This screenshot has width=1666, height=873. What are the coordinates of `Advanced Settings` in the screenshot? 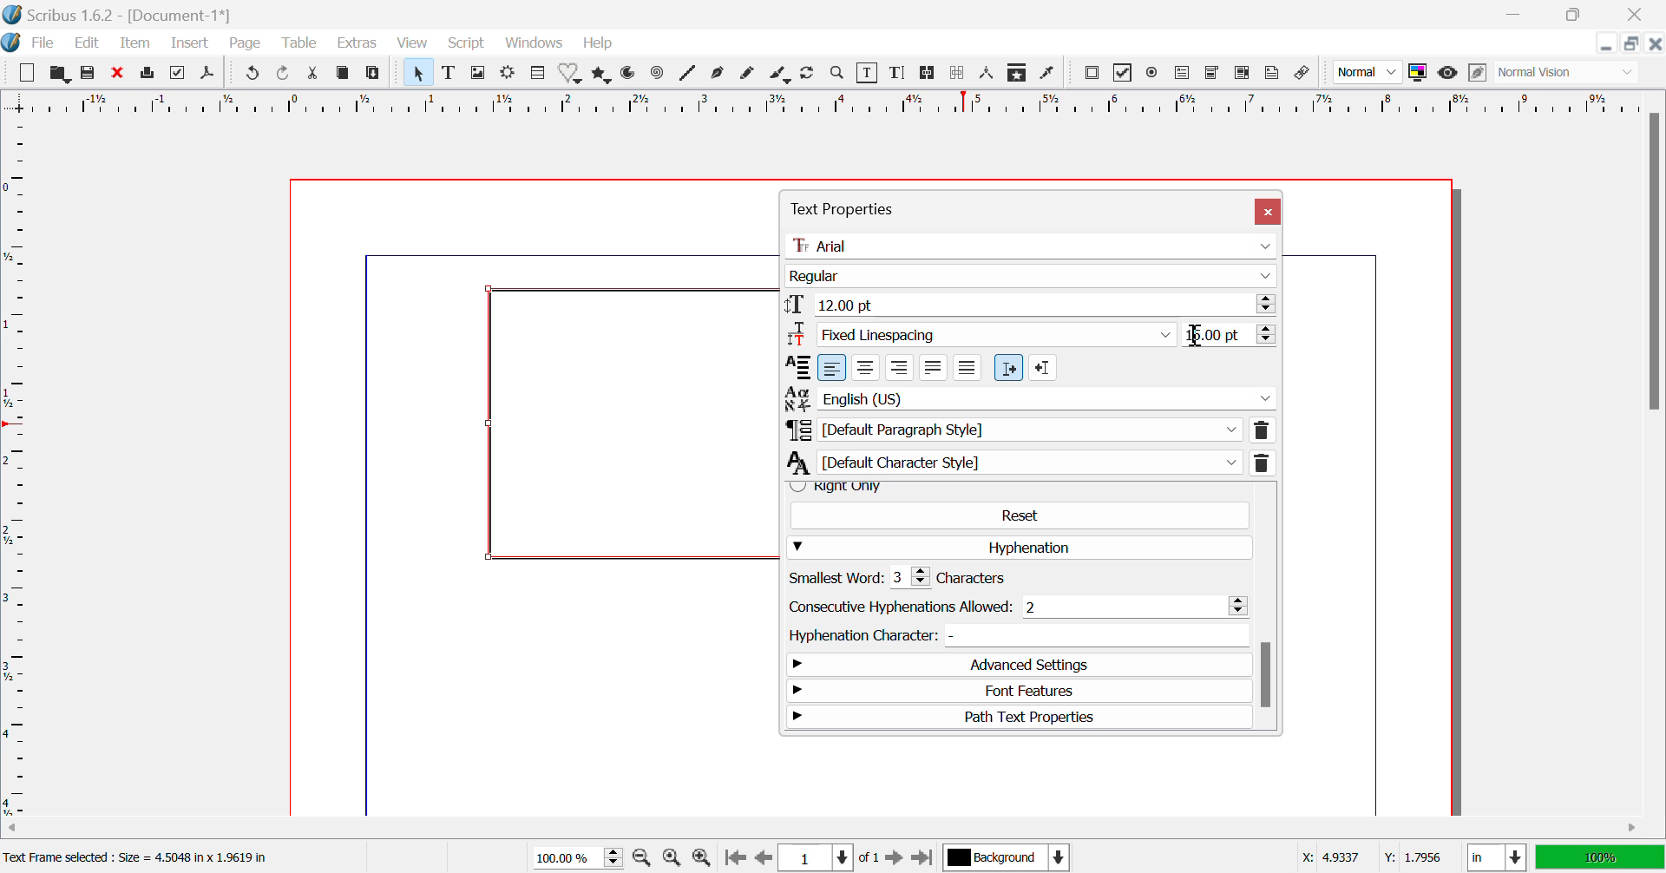 It's located at (1015, 666).